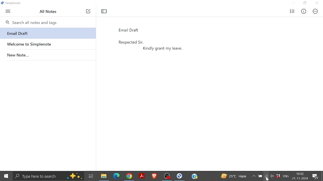  What do you see at coordinates (142, 176) in the screenshot?
I see `Adobe reader` at bounding box center [142, 176].